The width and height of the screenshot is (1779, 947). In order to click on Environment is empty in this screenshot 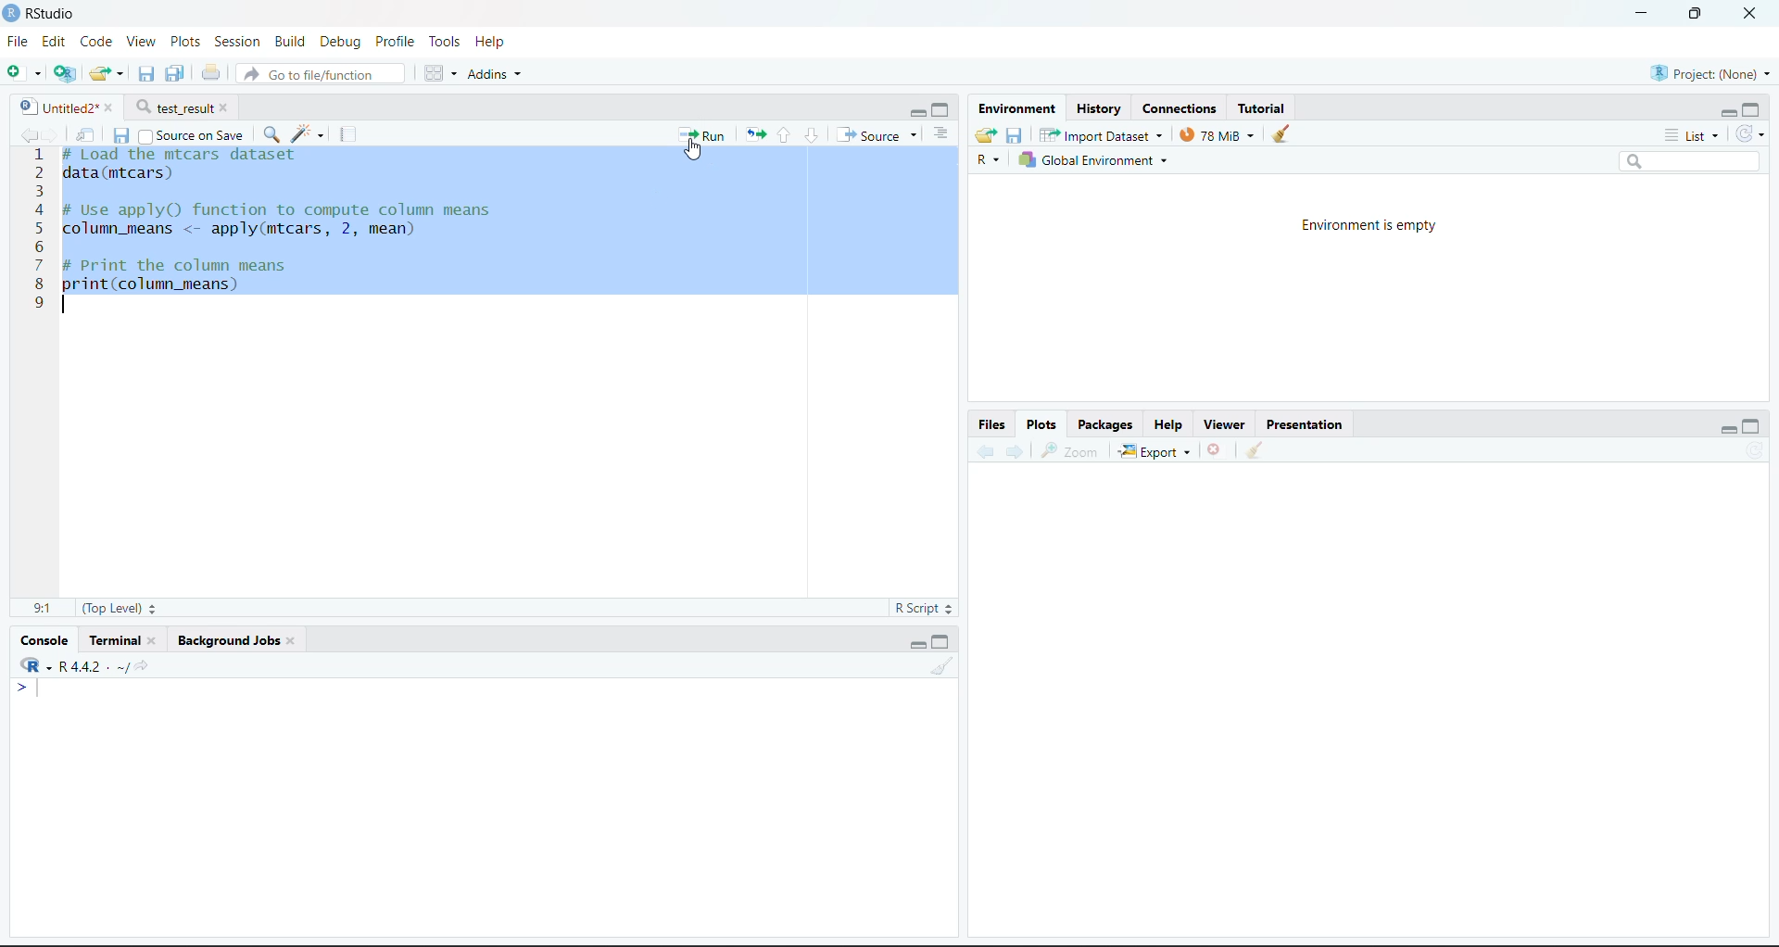, I will do `click(1370, 223)`.